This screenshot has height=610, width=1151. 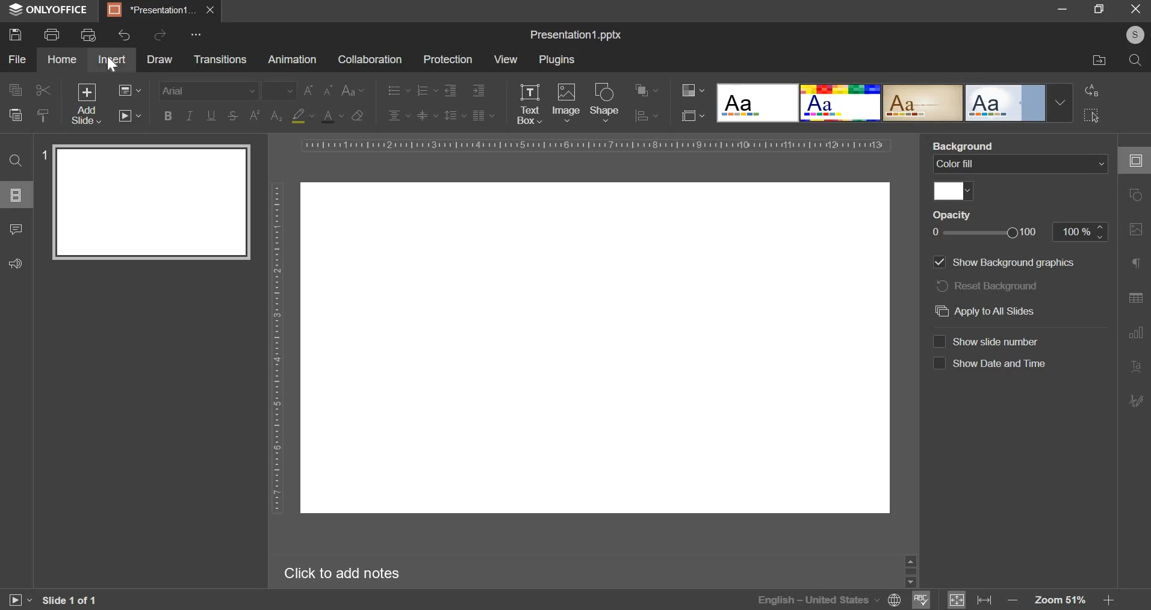 What do you see at coordinates (424, 90) in the screenshot?
I see `numbering` at bounding box center [424, 90].